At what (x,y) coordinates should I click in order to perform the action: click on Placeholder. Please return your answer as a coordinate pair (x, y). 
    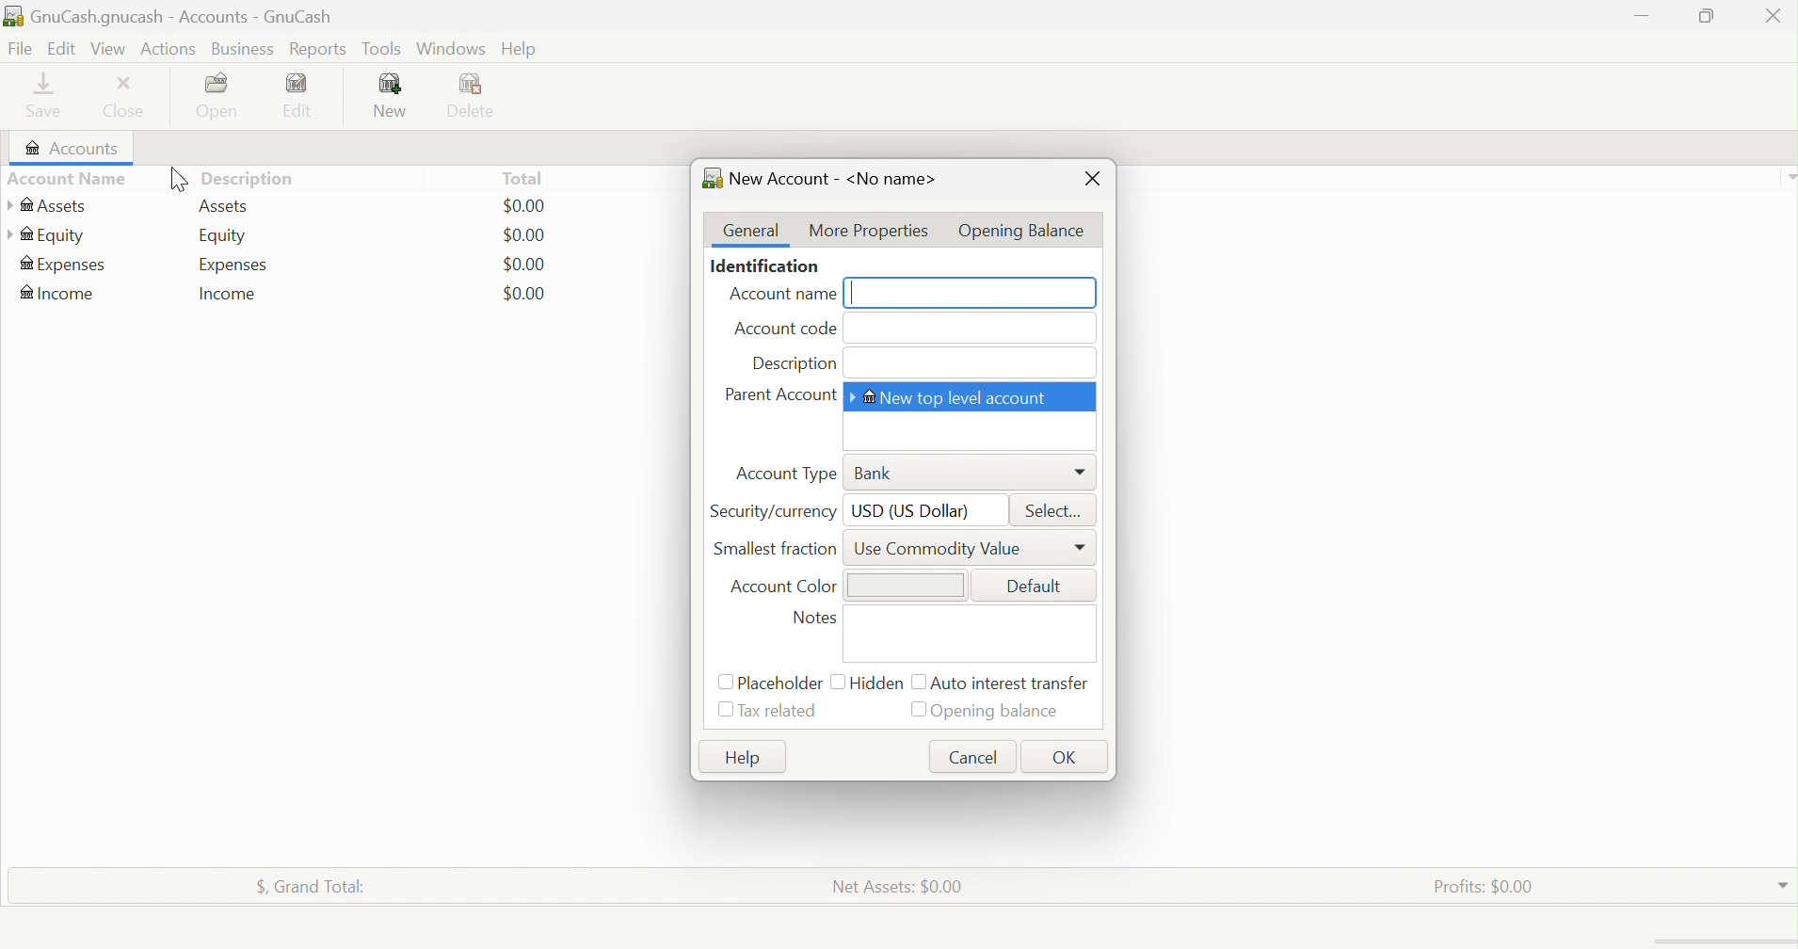
    Looking at the image, I should click on (781, 684).